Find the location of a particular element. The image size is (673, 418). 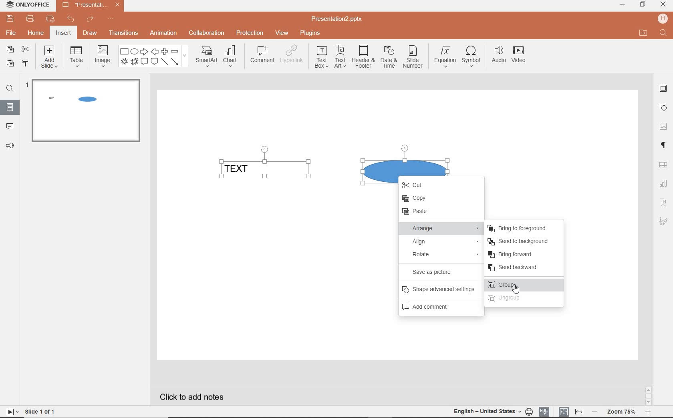

minimize is located at coordinates (622, 5).